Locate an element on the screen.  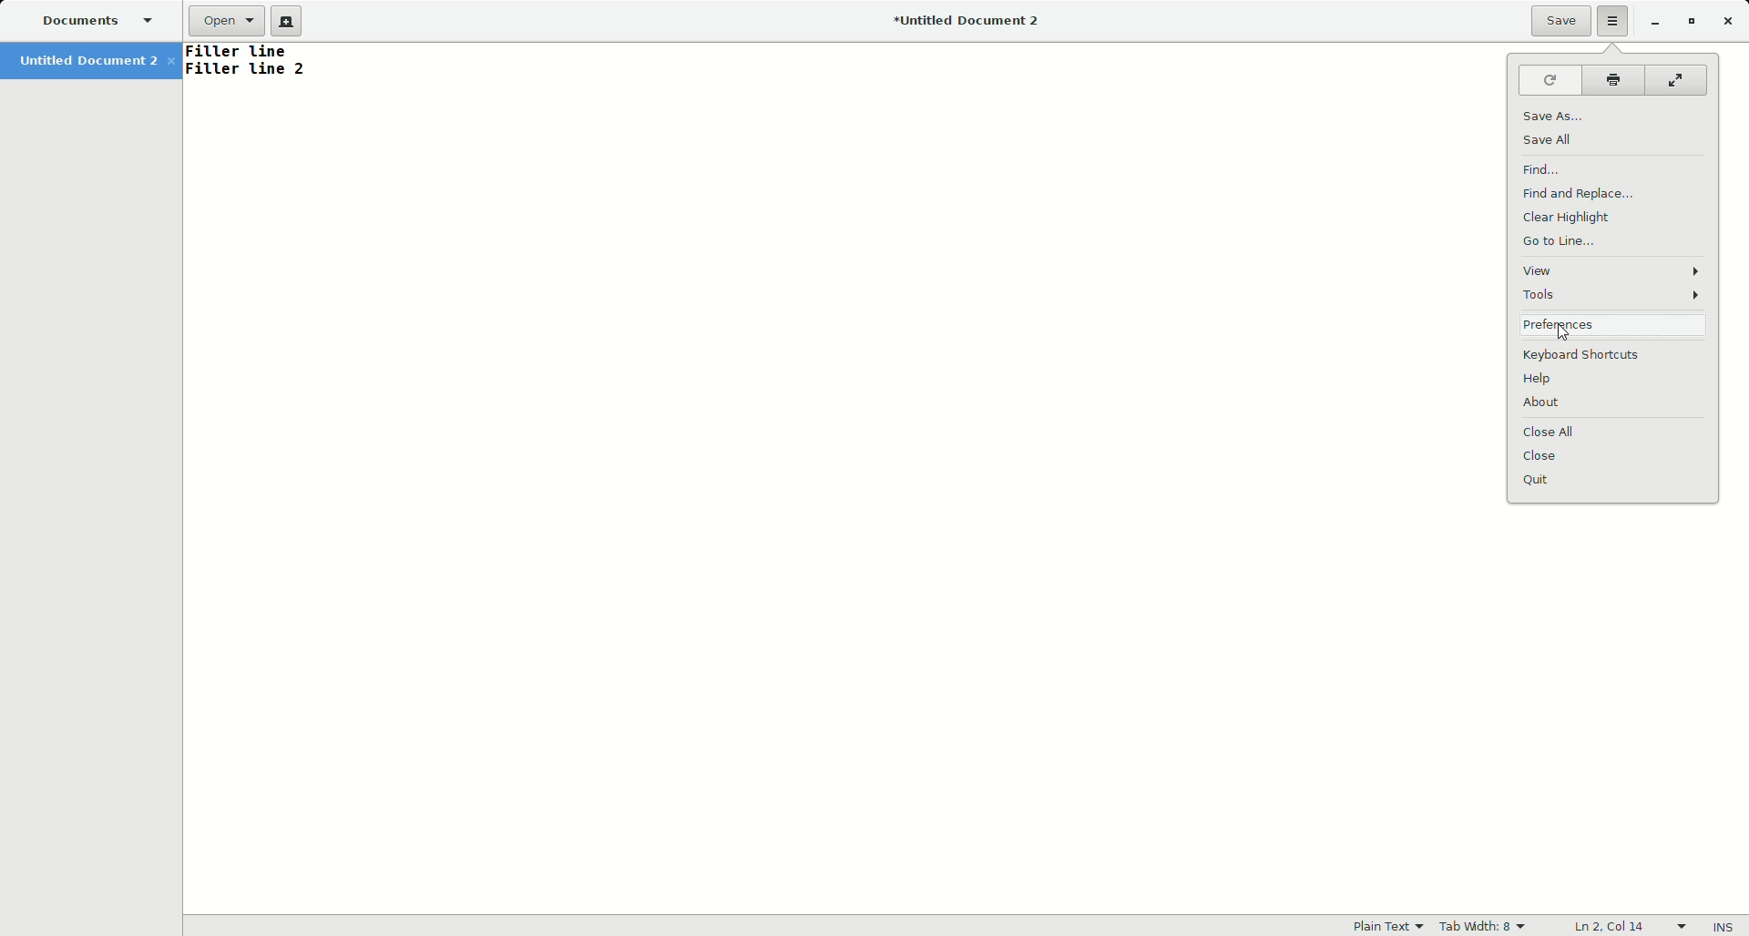
About is located at coordinates (1617, 407).